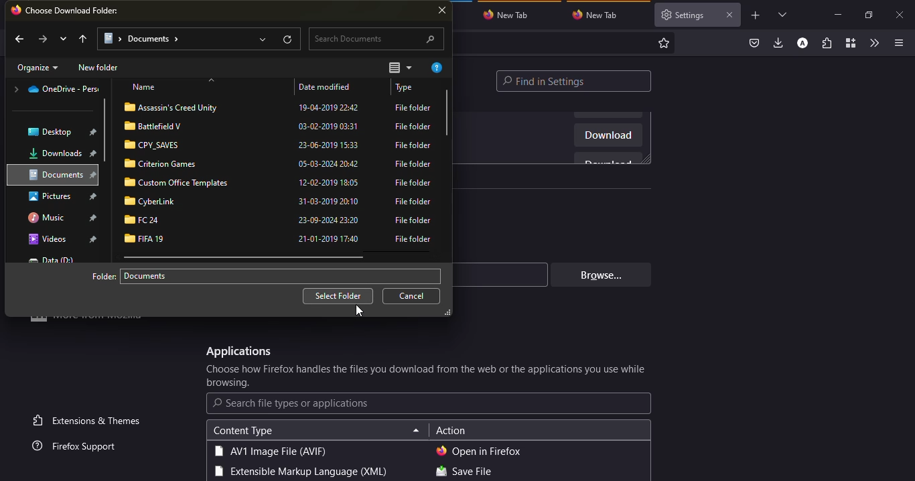 The image size is (915, 481). Describe the element at coordinates (89, 420) in the screenshot. I see `themes` at that location.